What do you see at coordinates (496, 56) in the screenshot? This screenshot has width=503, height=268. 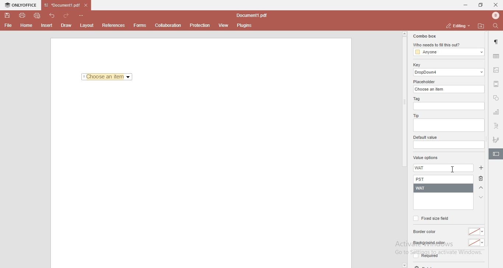 I see `table` at bounding box center [496, 56].